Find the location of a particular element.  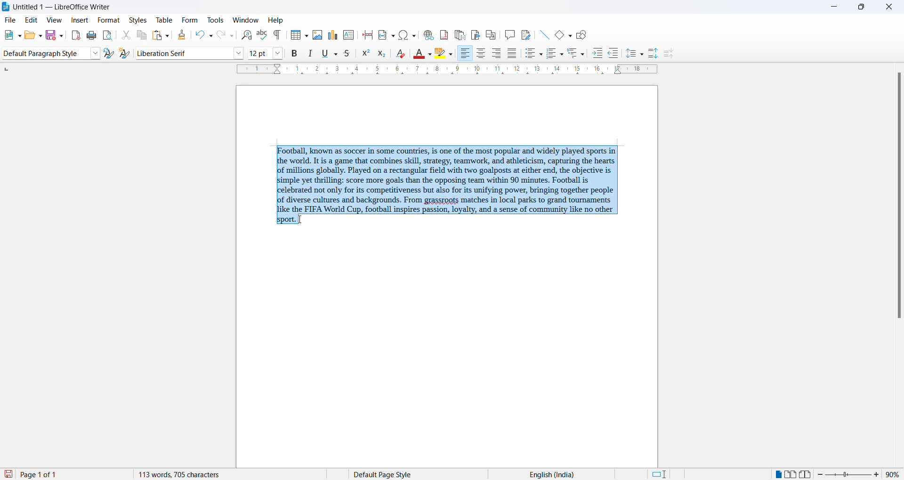

toggle formatting marks is located at coordinates (278, 36).